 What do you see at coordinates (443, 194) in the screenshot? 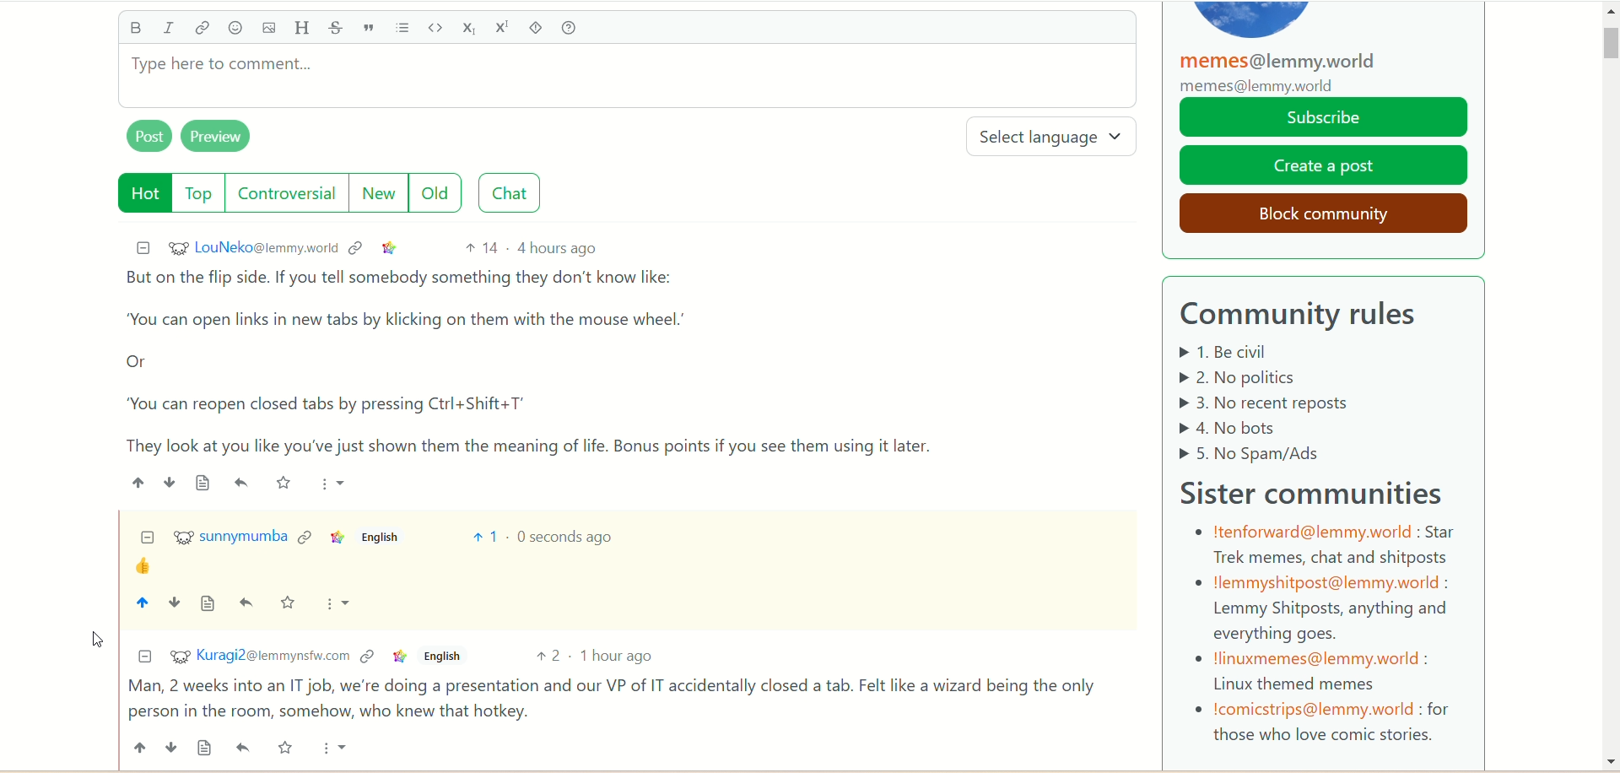
I see `old` at bounding box center [443, 194].